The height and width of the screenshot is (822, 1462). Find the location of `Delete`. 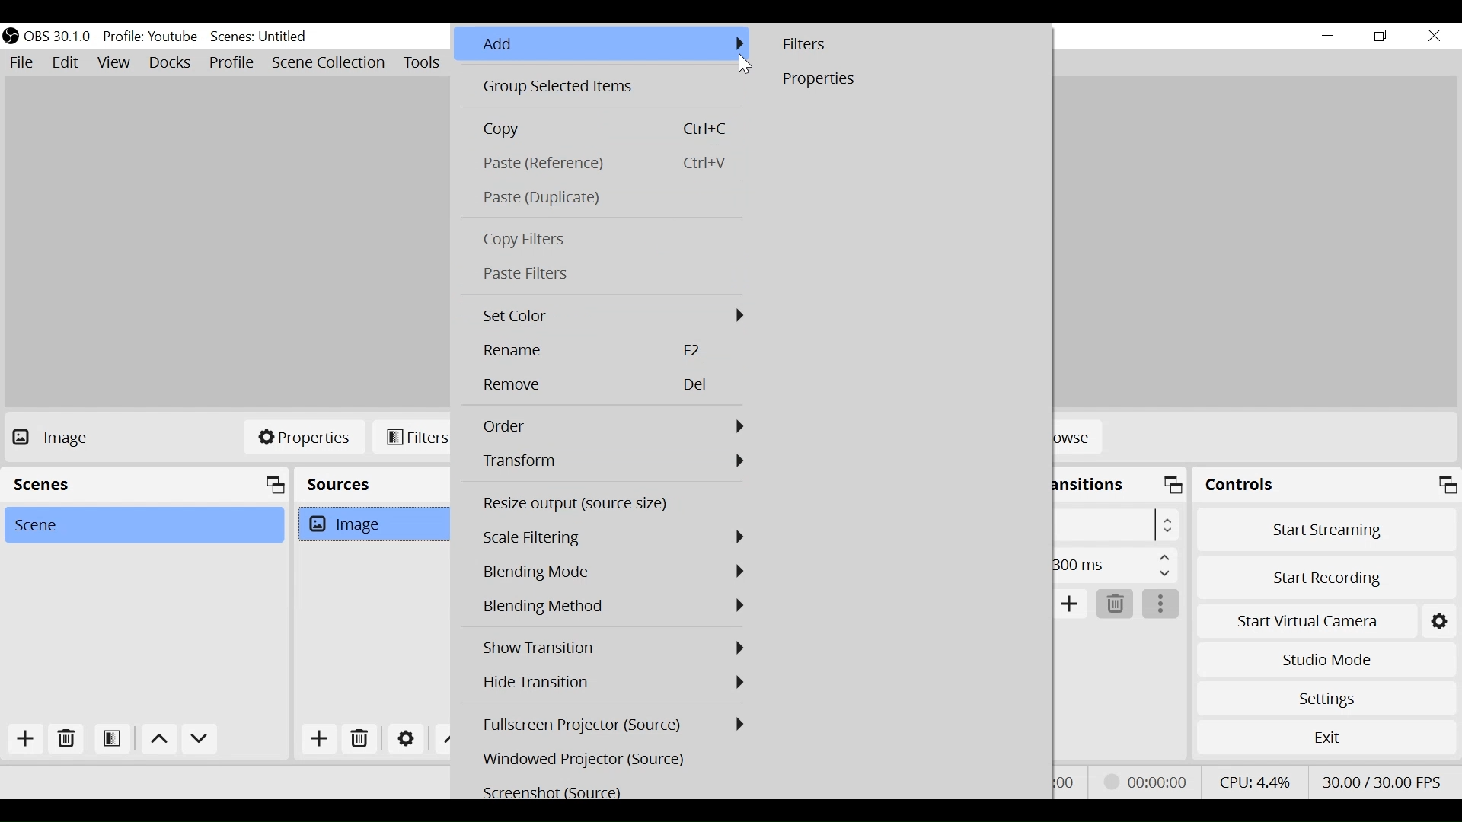

Delete is located at coordinates (359, 739).